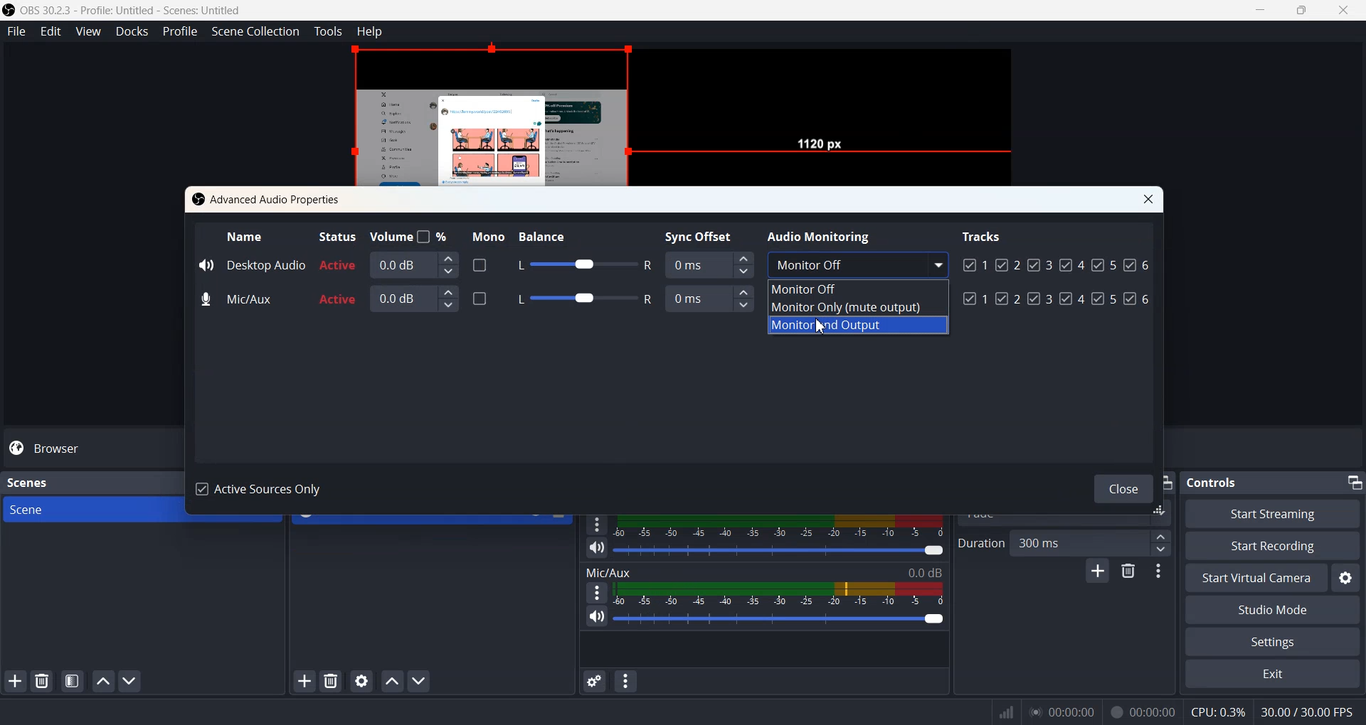 This screenshot has height=725, width=1366. Describe the element at coordinates (251, 264) in the screenshot. I see `Desktop Audio ` at that location.